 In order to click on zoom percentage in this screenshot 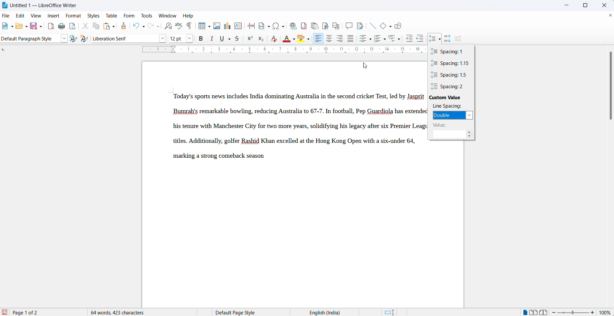, I will do `click(606, 312)`.